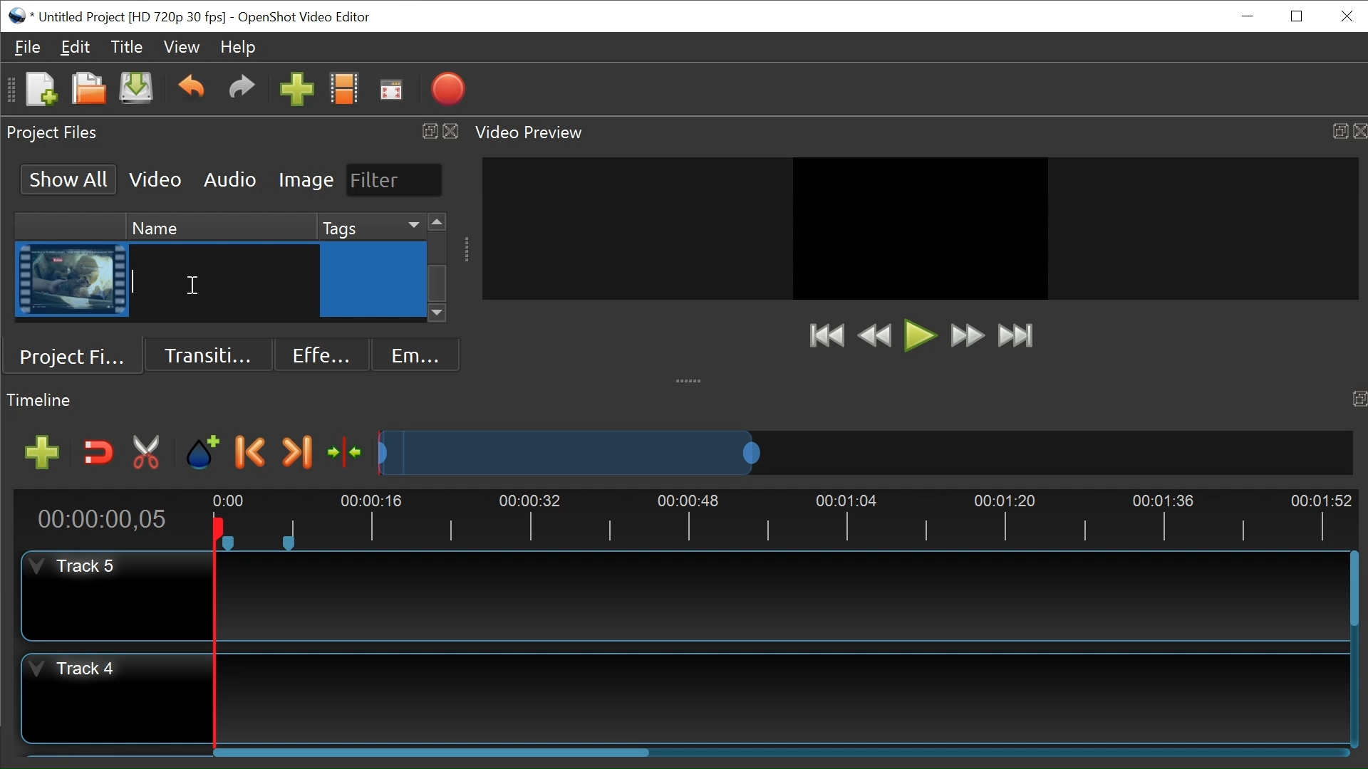  What do you see at coordinates (130, 49) in the screenshot?
I see `Title` at bounding box center [130, 49].